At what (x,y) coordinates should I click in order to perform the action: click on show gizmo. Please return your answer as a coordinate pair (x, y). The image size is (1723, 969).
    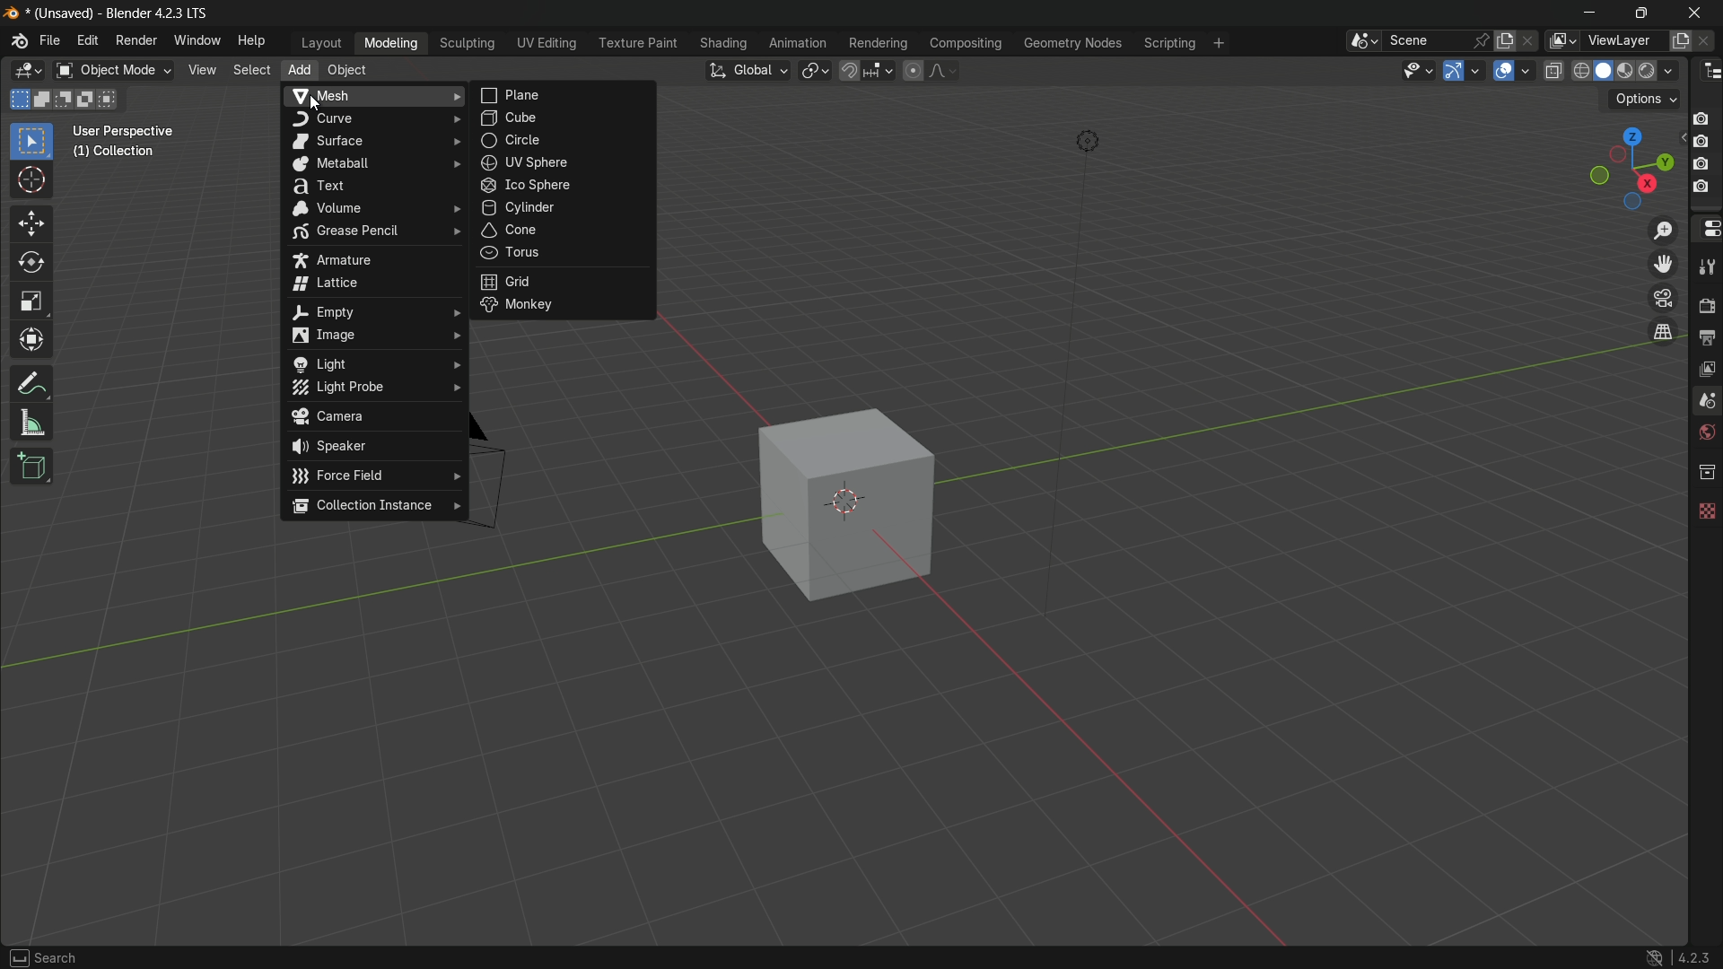
    Looking at the image, I should click on (1455, 71).